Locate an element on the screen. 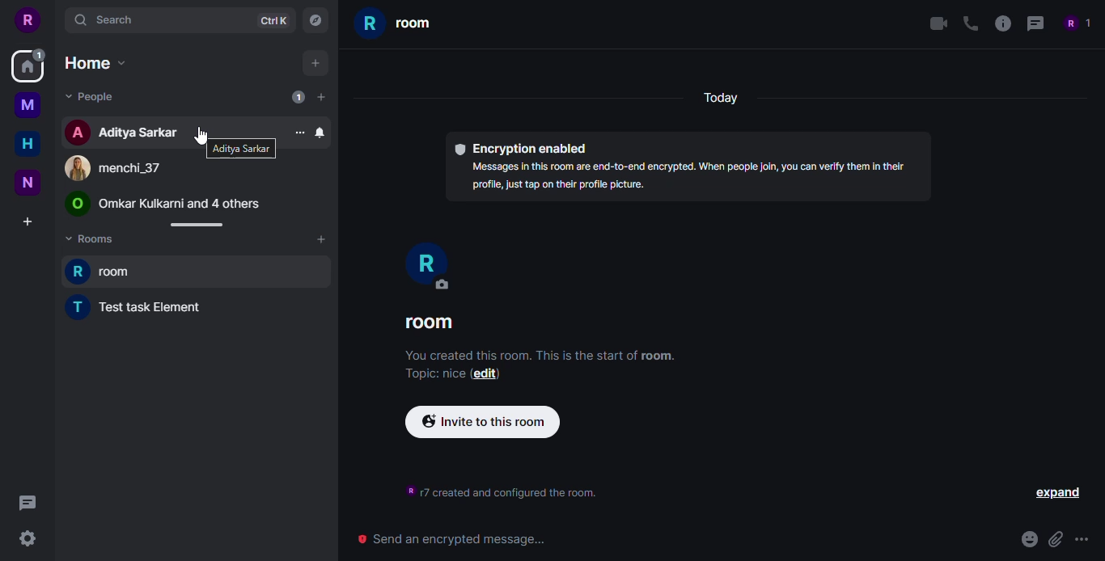 This screenshot has width=1105, height=561. invite to this room is located at coordinates (482, 422).